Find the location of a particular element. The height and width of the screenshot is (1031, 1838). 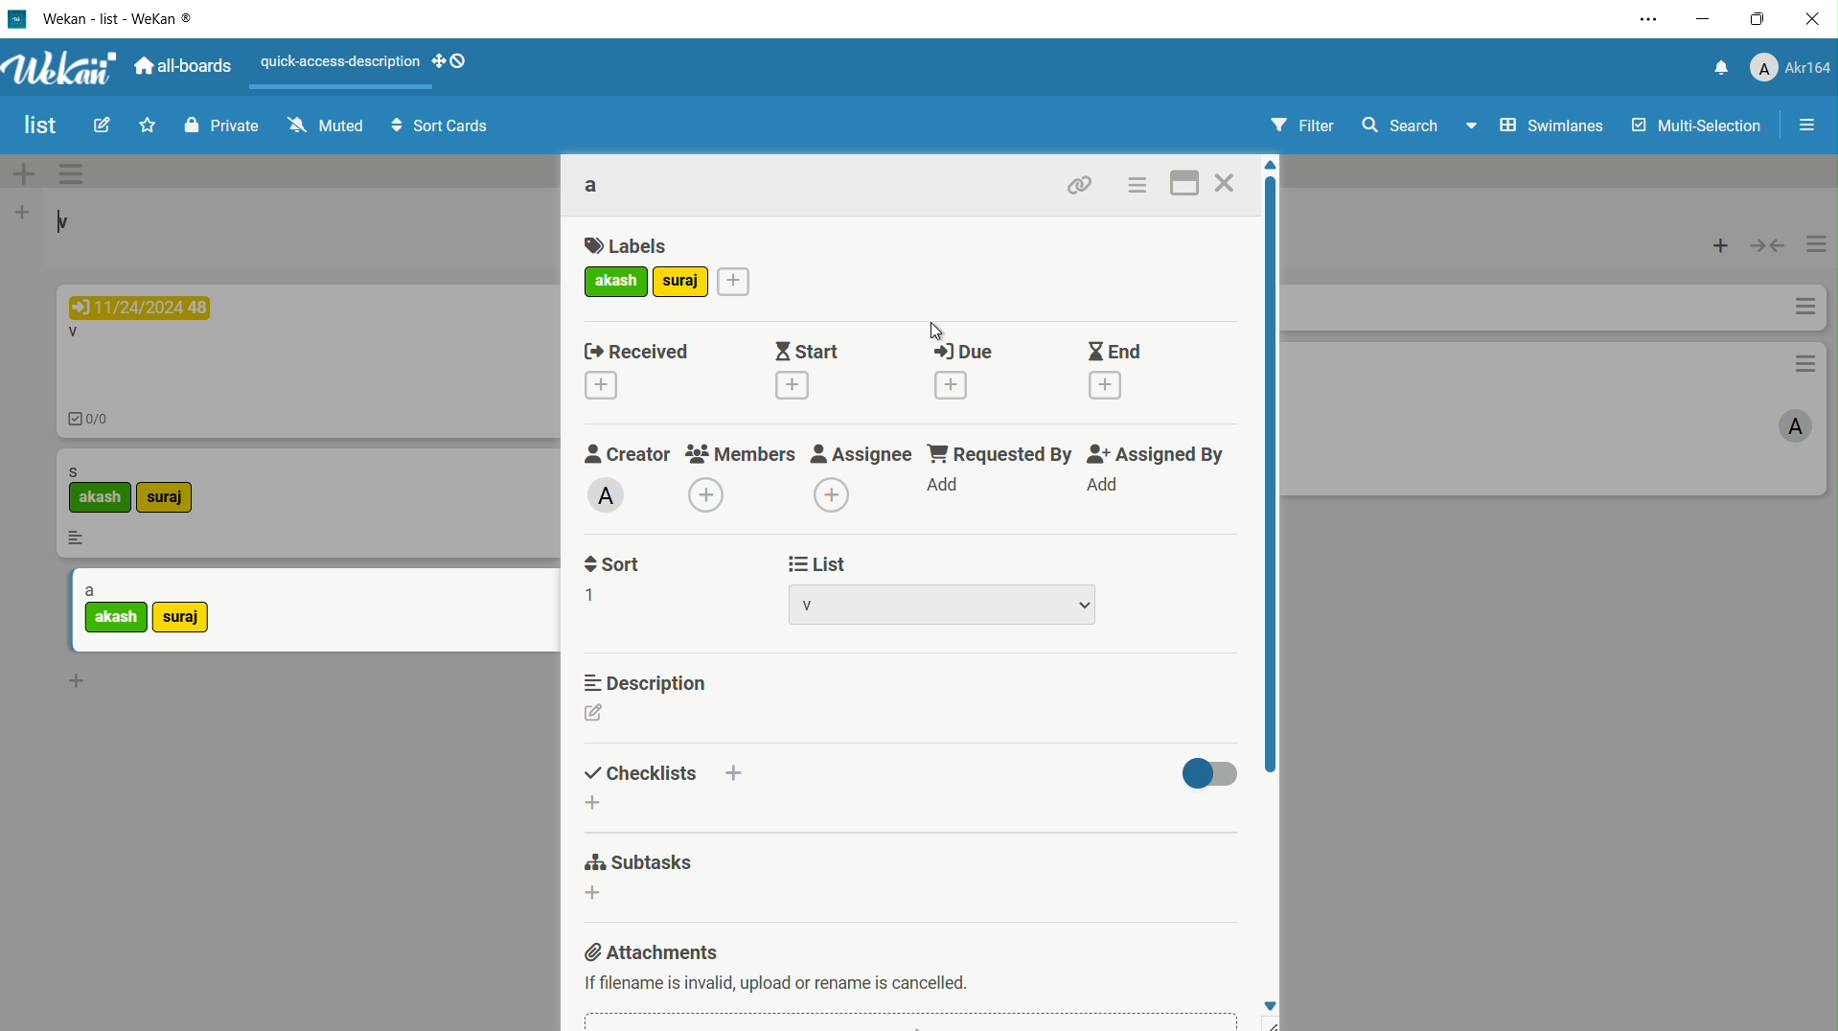

description is located at coordinates (643, 682).